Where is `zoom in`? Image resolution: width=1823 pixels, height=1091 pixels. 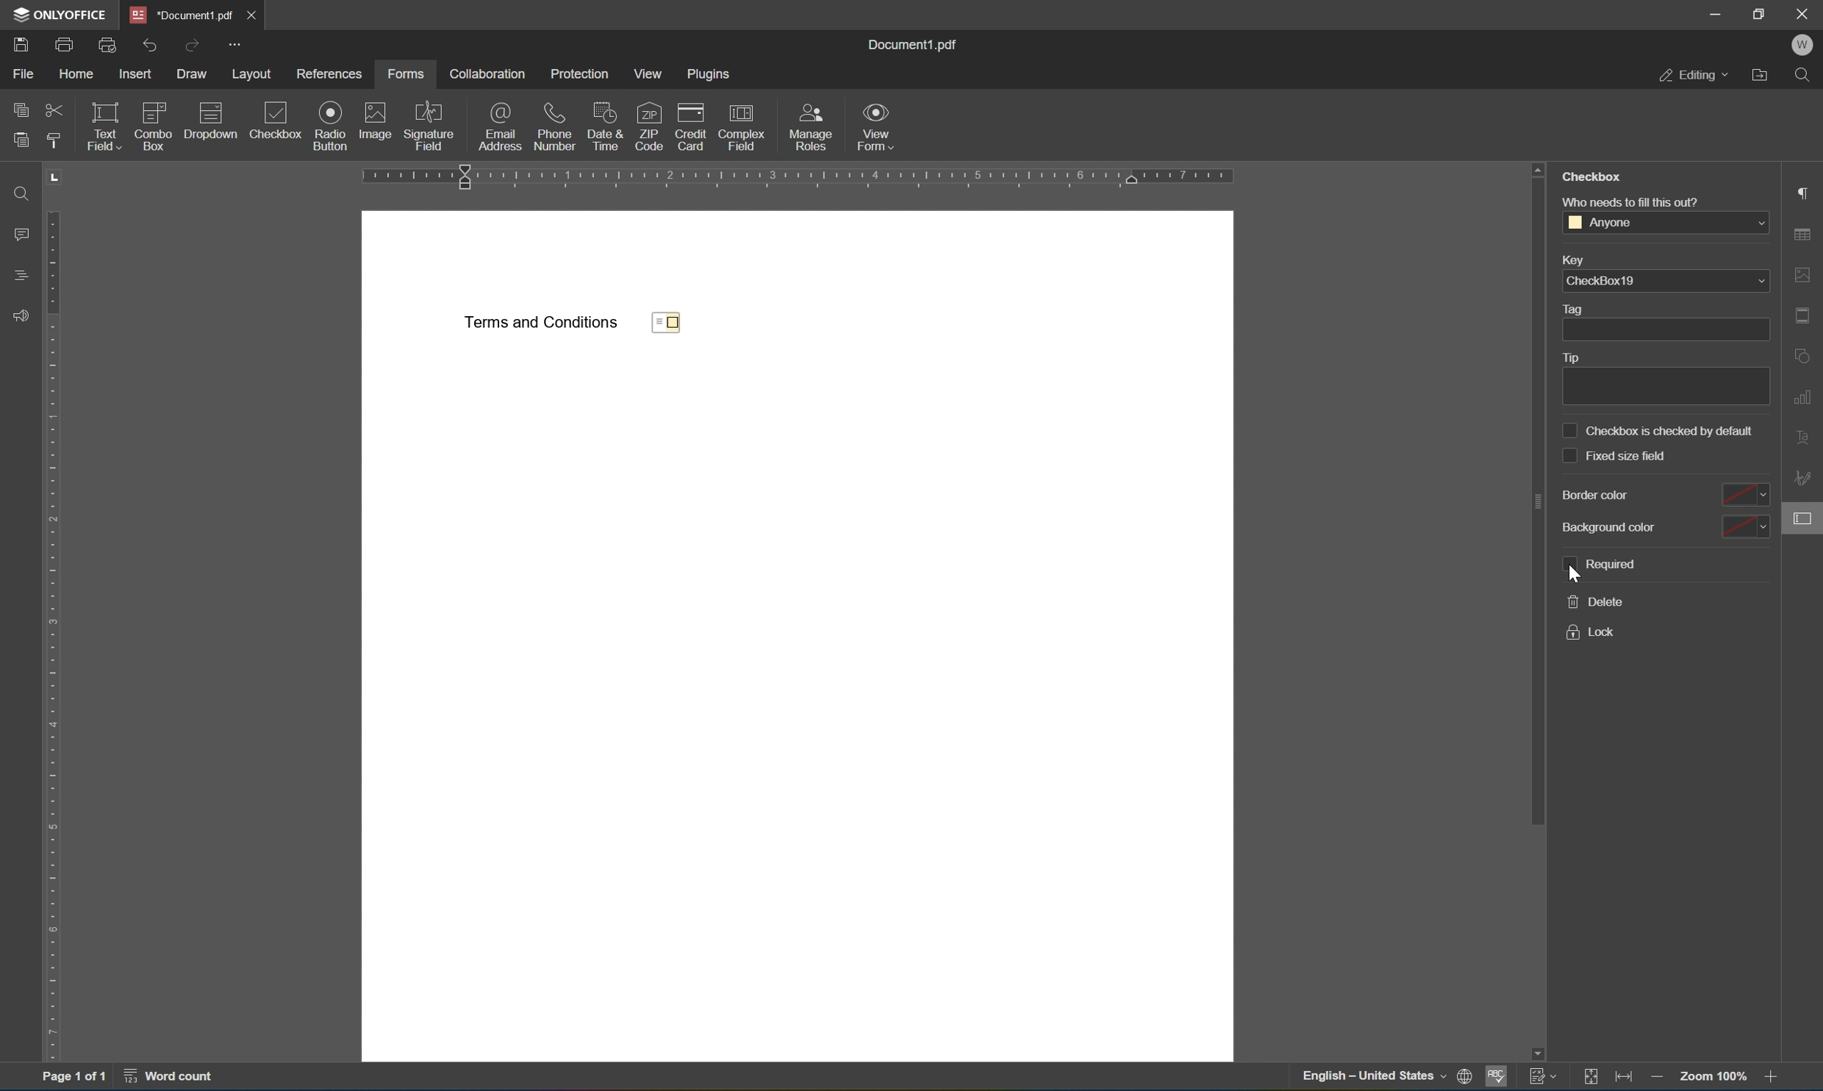 zoom in is located at coordinates (1773, 1079).